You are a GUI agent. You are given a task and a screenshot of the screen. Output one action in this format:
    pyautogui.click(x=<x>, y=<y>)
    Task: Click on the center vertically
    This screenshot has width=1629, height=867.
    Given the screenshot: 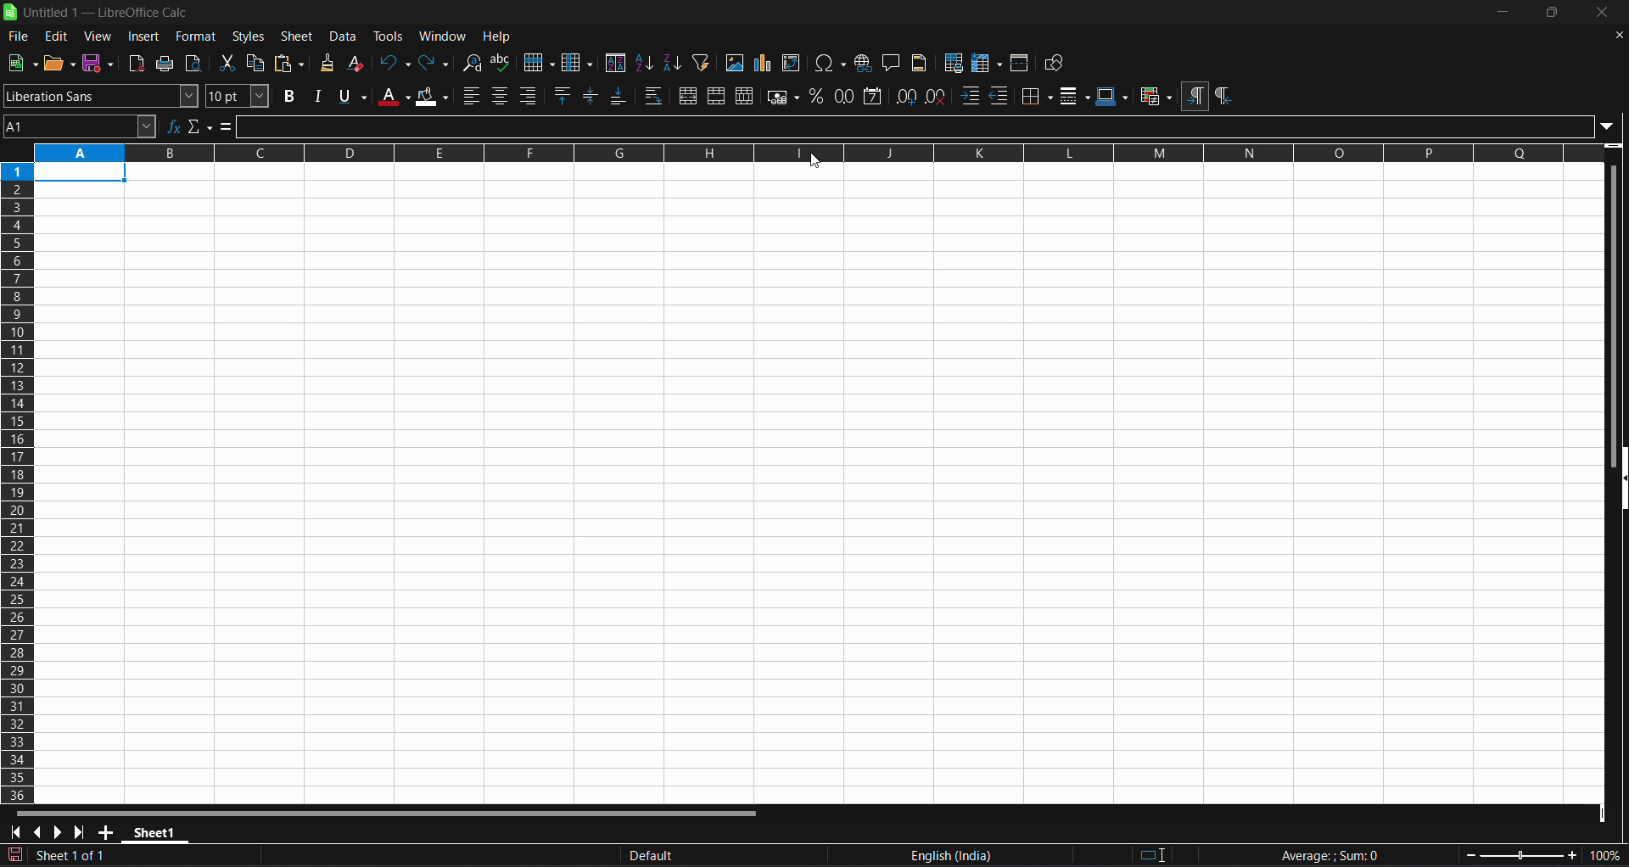 What is the action you would take?
    pyautogui.click(x=592, y=96)
    